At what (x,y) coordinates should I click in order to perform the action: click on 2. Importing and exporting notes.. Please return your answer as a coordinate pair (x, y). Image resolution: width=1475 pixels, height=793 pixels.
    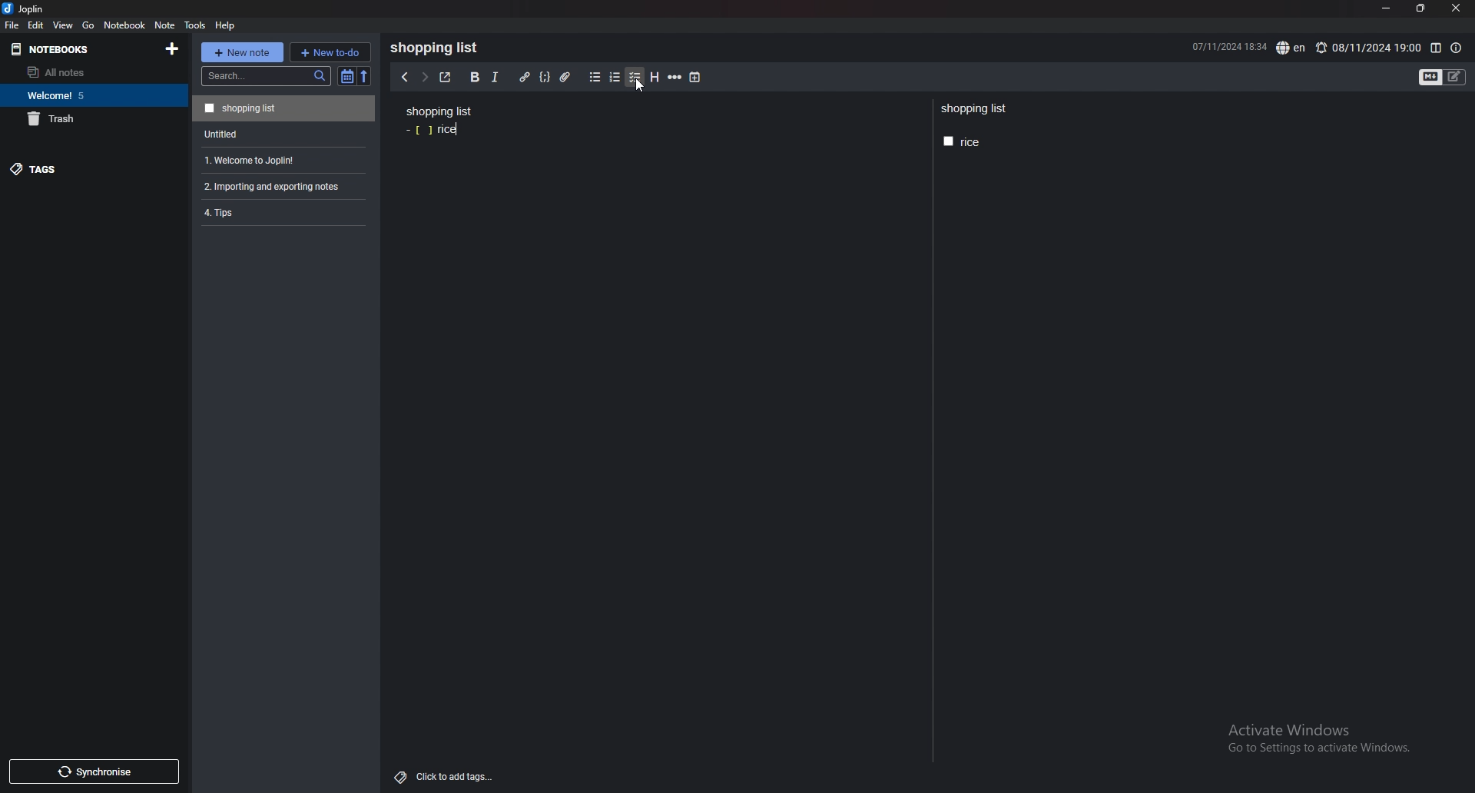
    Looking at the image, I should click on (282, 184).